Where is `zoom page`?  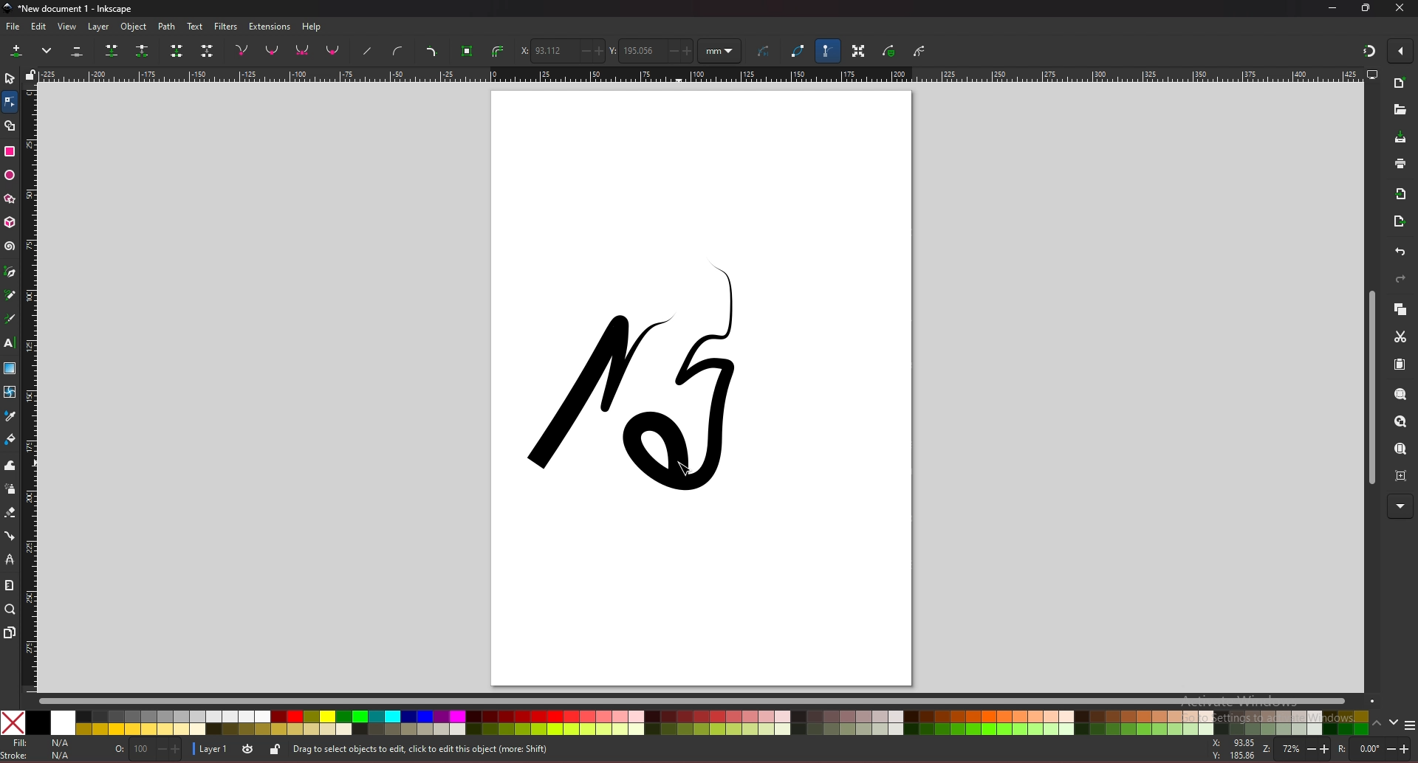
zoom page is located at coordinates (1401, 449).